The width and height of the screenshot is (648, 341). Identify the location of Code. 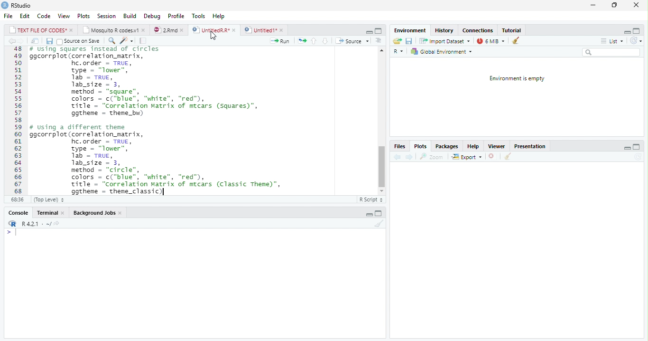
(44, 17).